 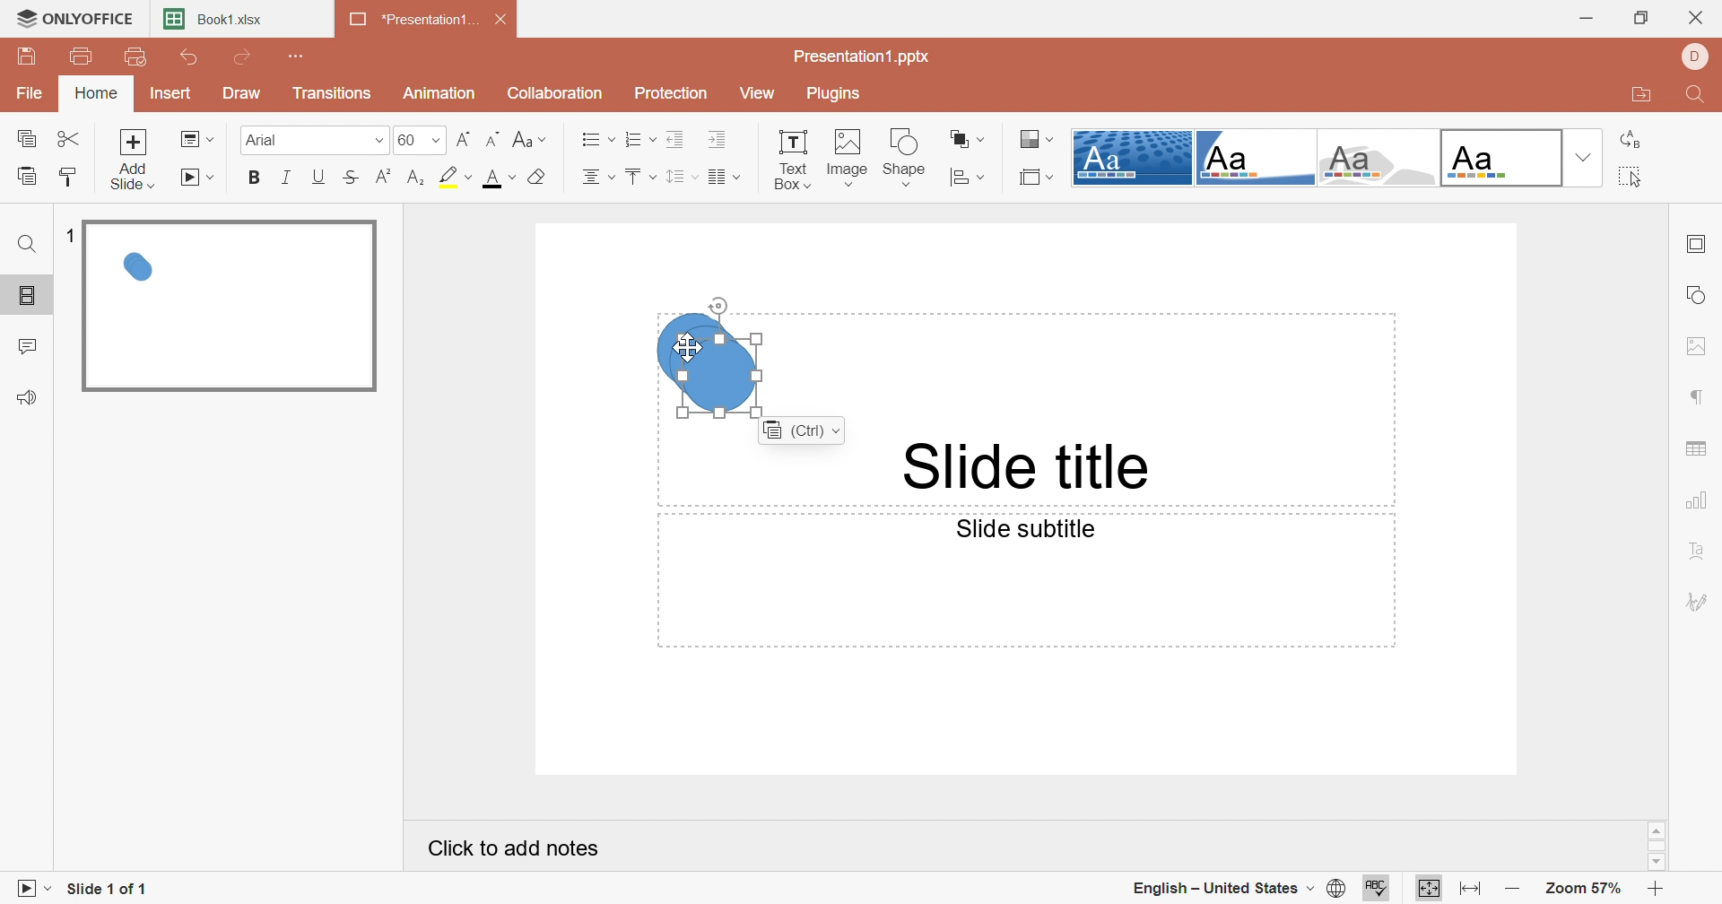 What do you see at coordinates (74, 15) in the screenshot?
I see `ONLYOFFICE` at bounding box center [74, 15].